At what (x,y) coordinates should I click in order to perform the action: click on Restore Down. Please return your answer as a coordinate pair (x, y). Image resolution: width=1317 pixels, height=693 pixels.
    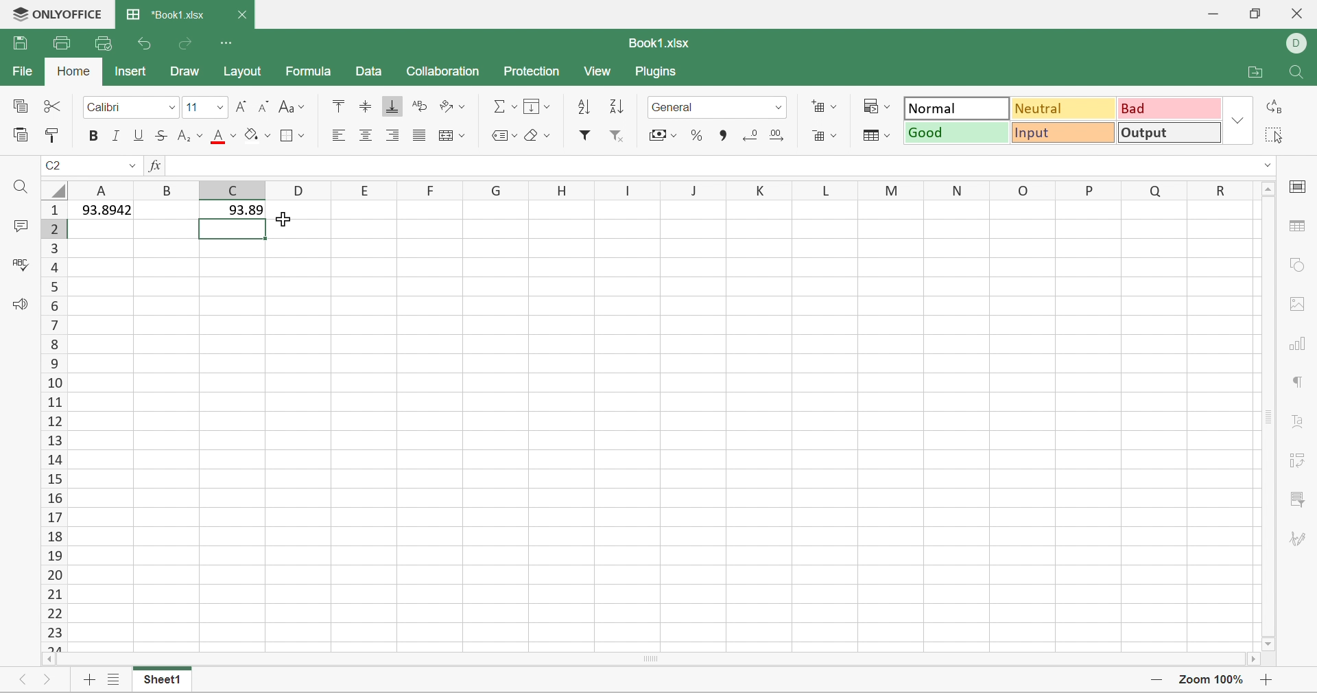
    Looking at the image, I should click on (1253, 15).